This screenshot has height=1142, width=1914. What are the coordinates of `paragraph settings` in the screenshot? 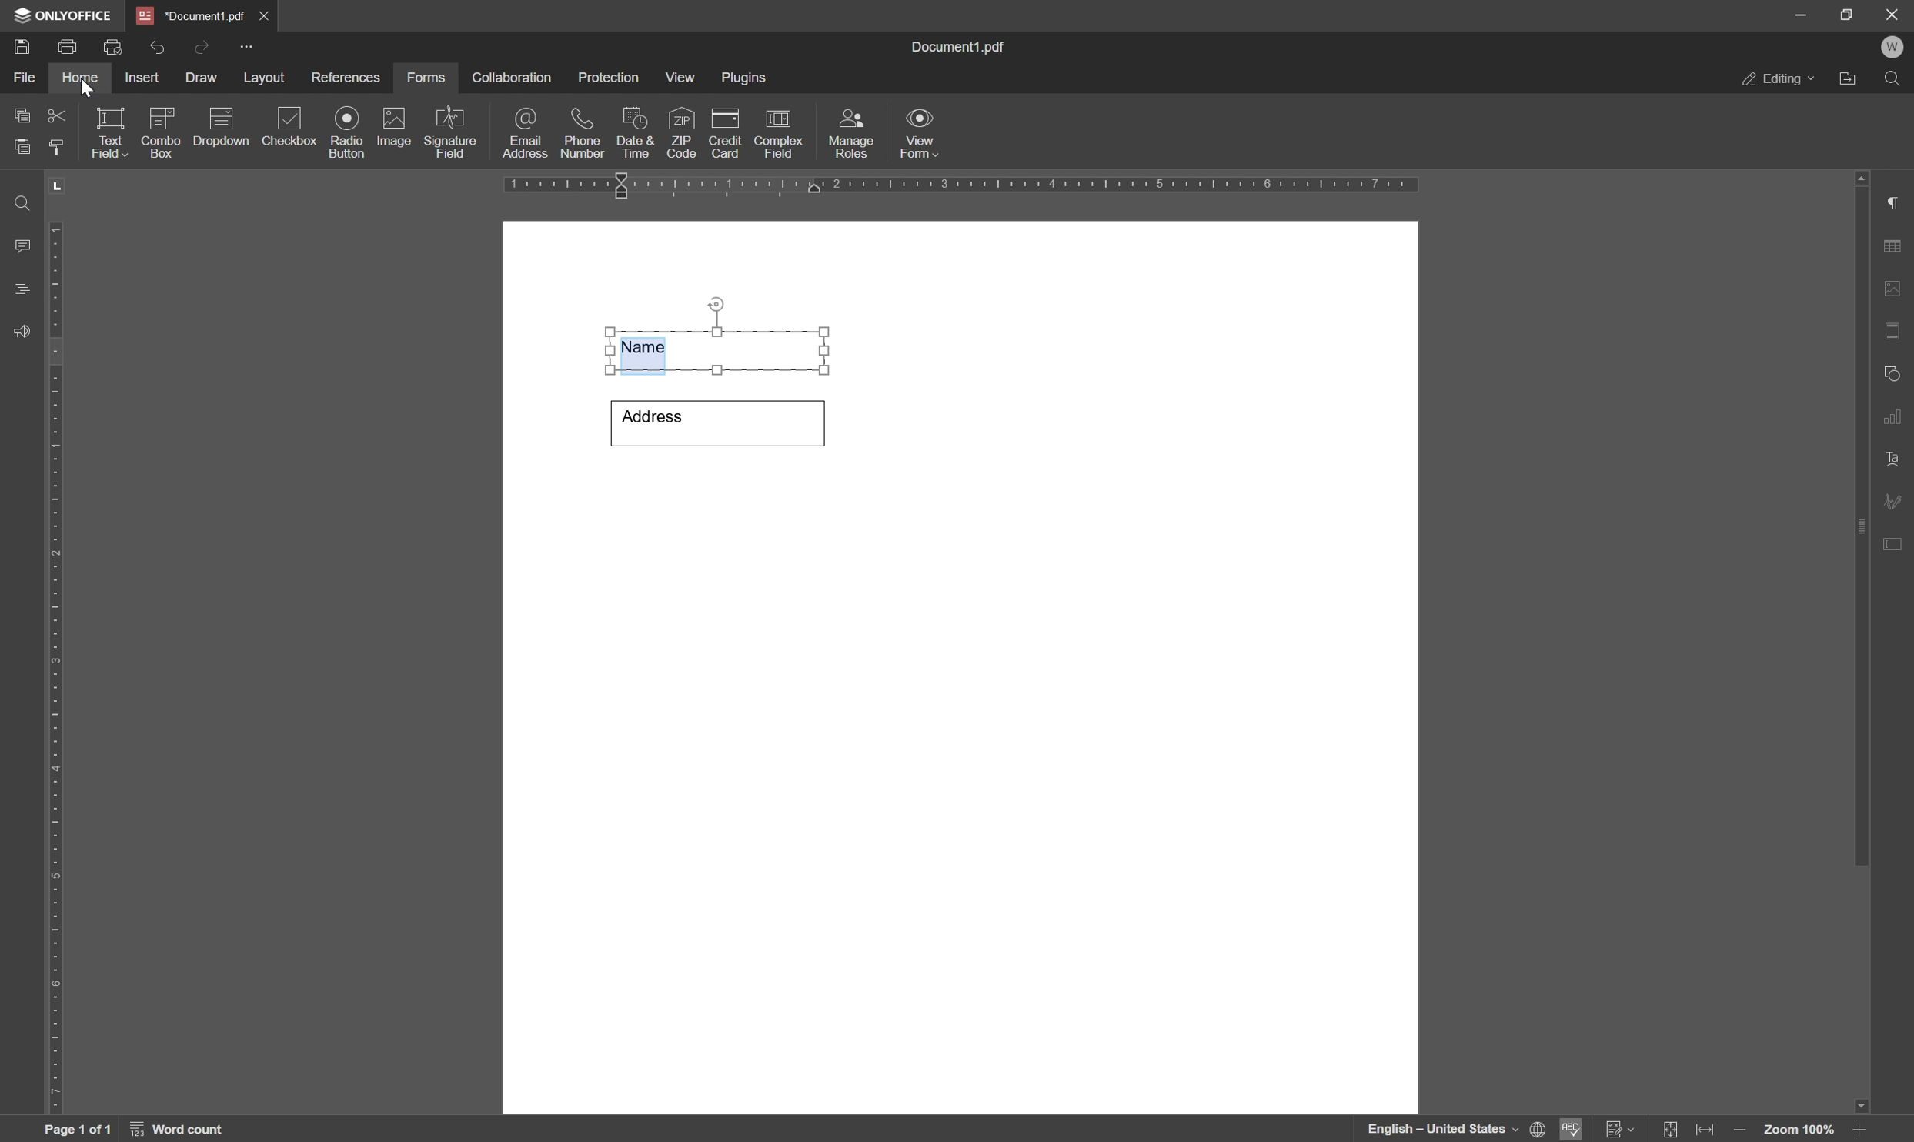 It's located at (1901, 203).